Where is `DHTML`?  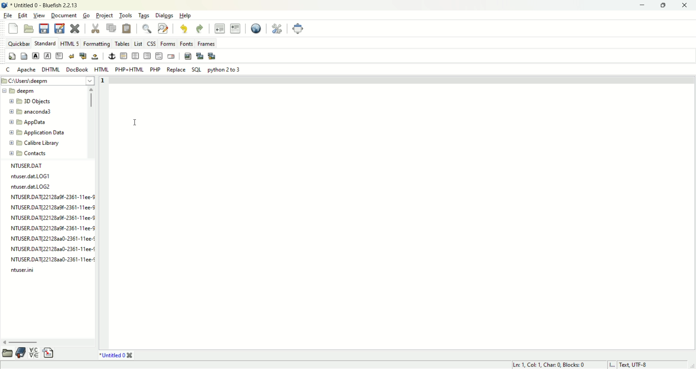
DHTML is located at coordinates (51, 70).